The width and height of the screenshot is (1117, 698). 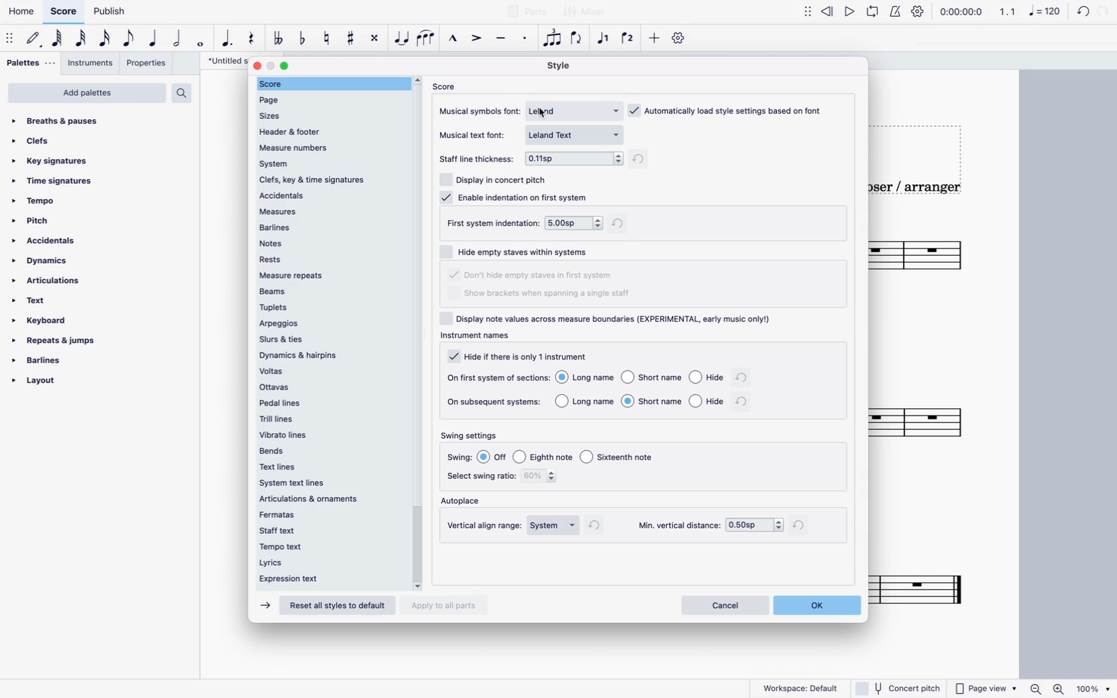 What do you see at coordinates (987, 689) in the screenshot?
I see `Page view` at bounding box center [987, 689].